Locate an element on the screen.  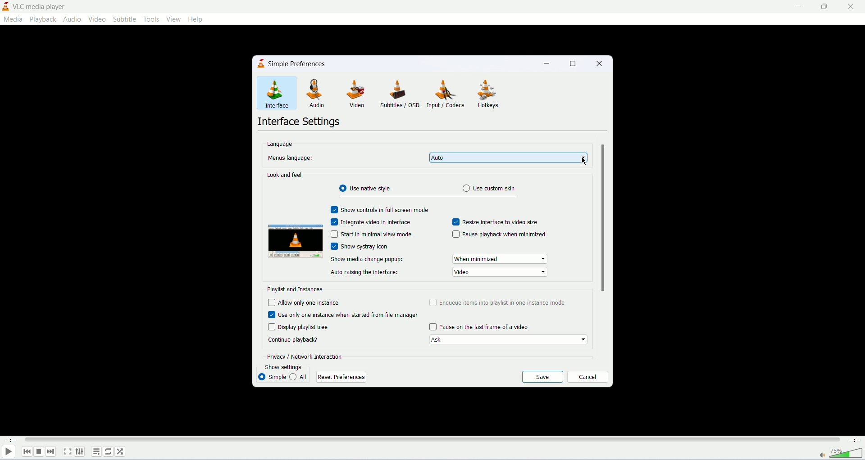
save is located at coordinates (543, 377).